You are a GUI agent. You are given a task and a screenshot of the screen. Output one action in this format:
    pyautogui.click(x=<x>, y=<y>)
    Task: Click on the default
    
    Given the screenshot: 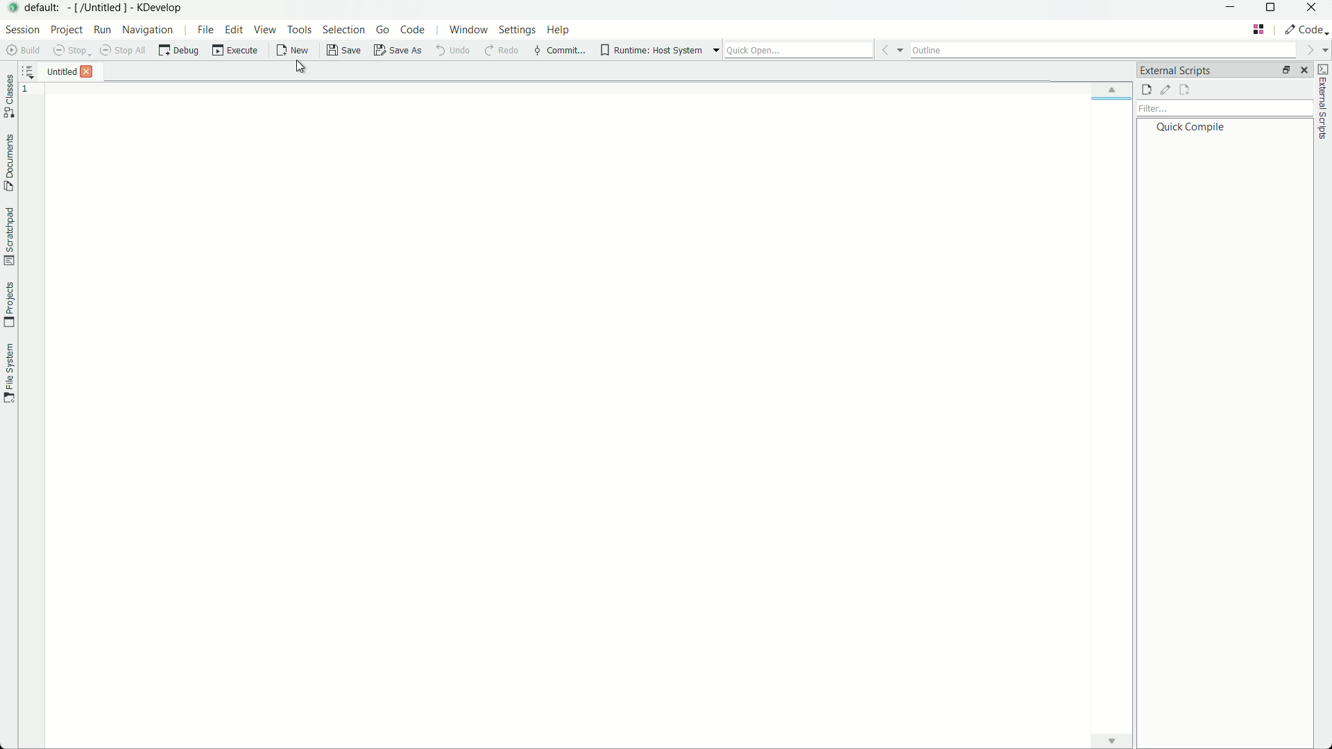 What is the action you would take?
    pyautogui.click(x=44, y=8)
    